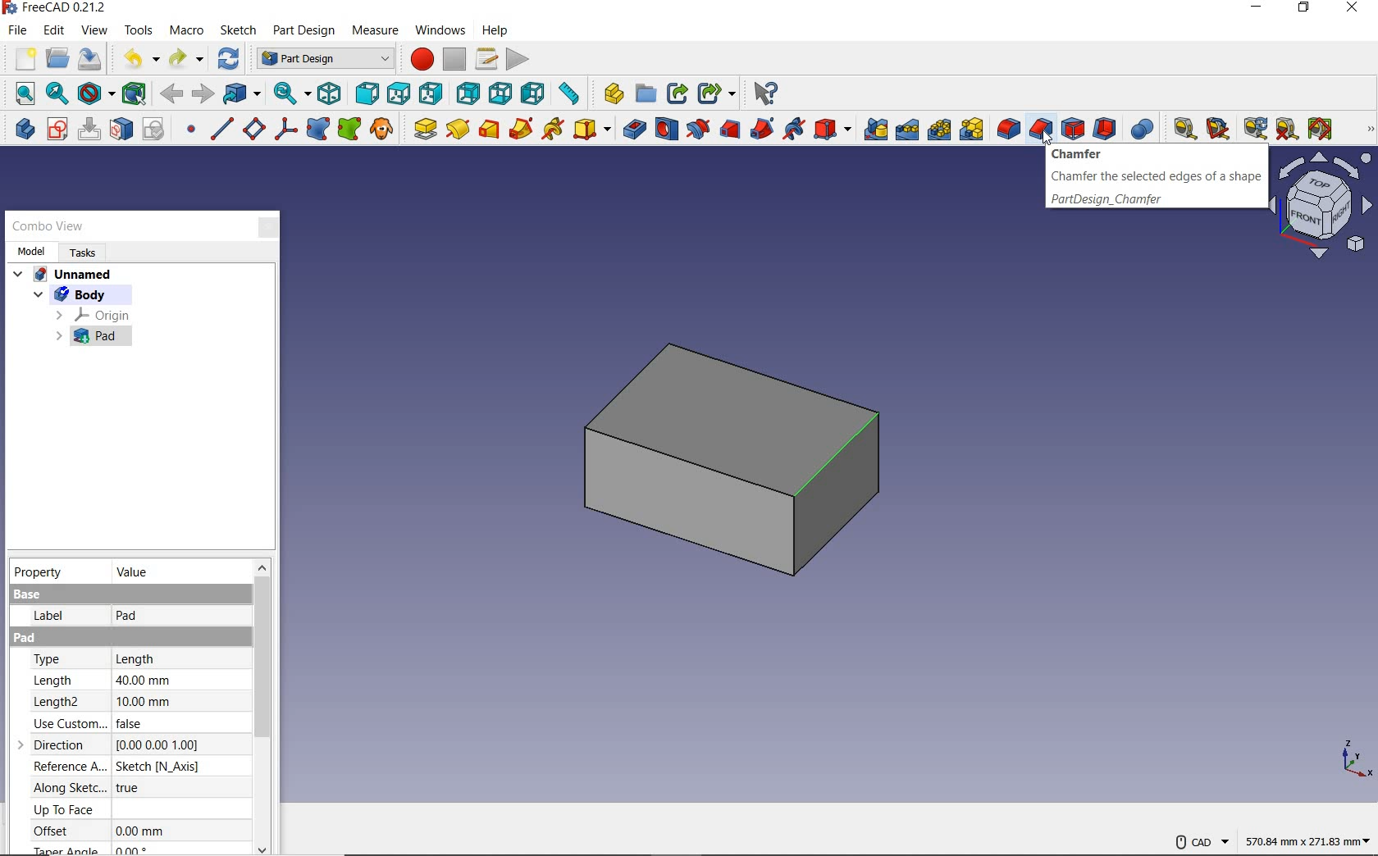  What do you see at coordinates (68, 765) in the screenshot?
I see `Reference A...` at bounding box center [68, 765].